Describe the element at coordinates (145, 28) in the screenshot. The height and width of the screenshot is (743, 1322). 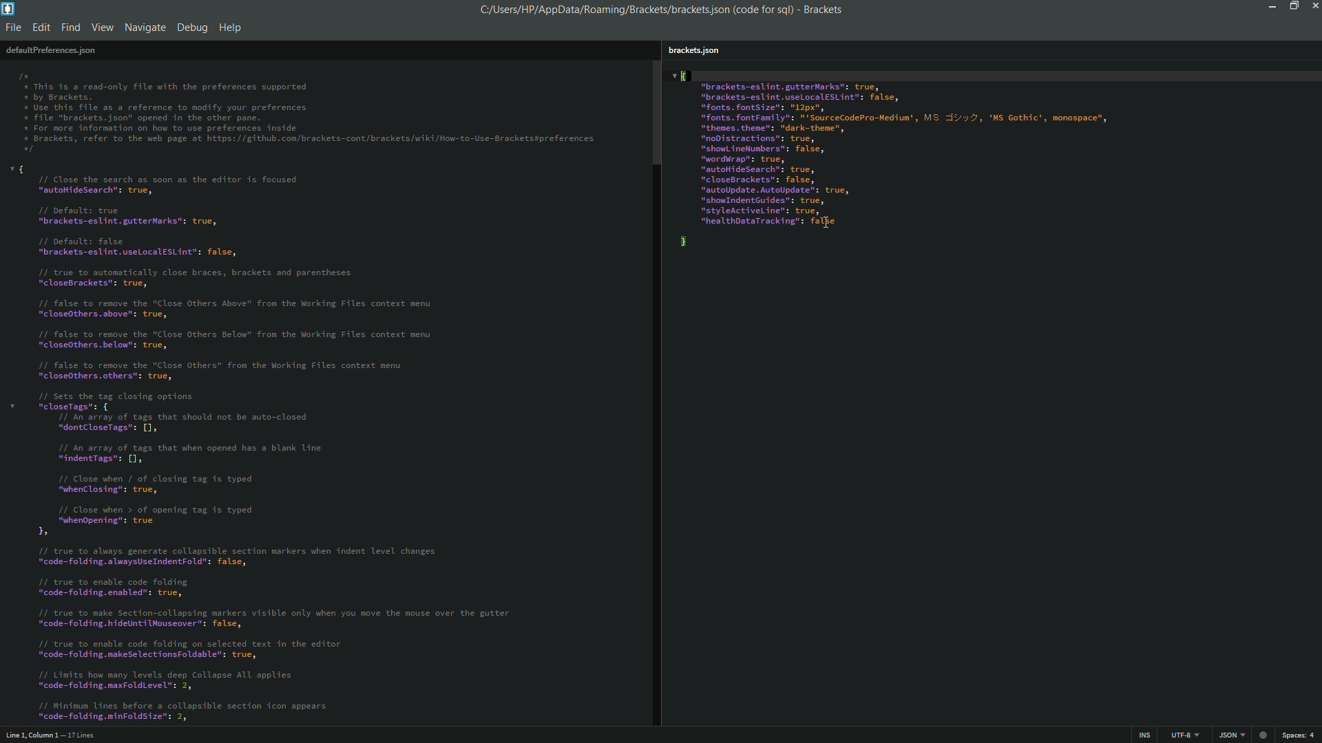
I see `Navigate menu` at that location.